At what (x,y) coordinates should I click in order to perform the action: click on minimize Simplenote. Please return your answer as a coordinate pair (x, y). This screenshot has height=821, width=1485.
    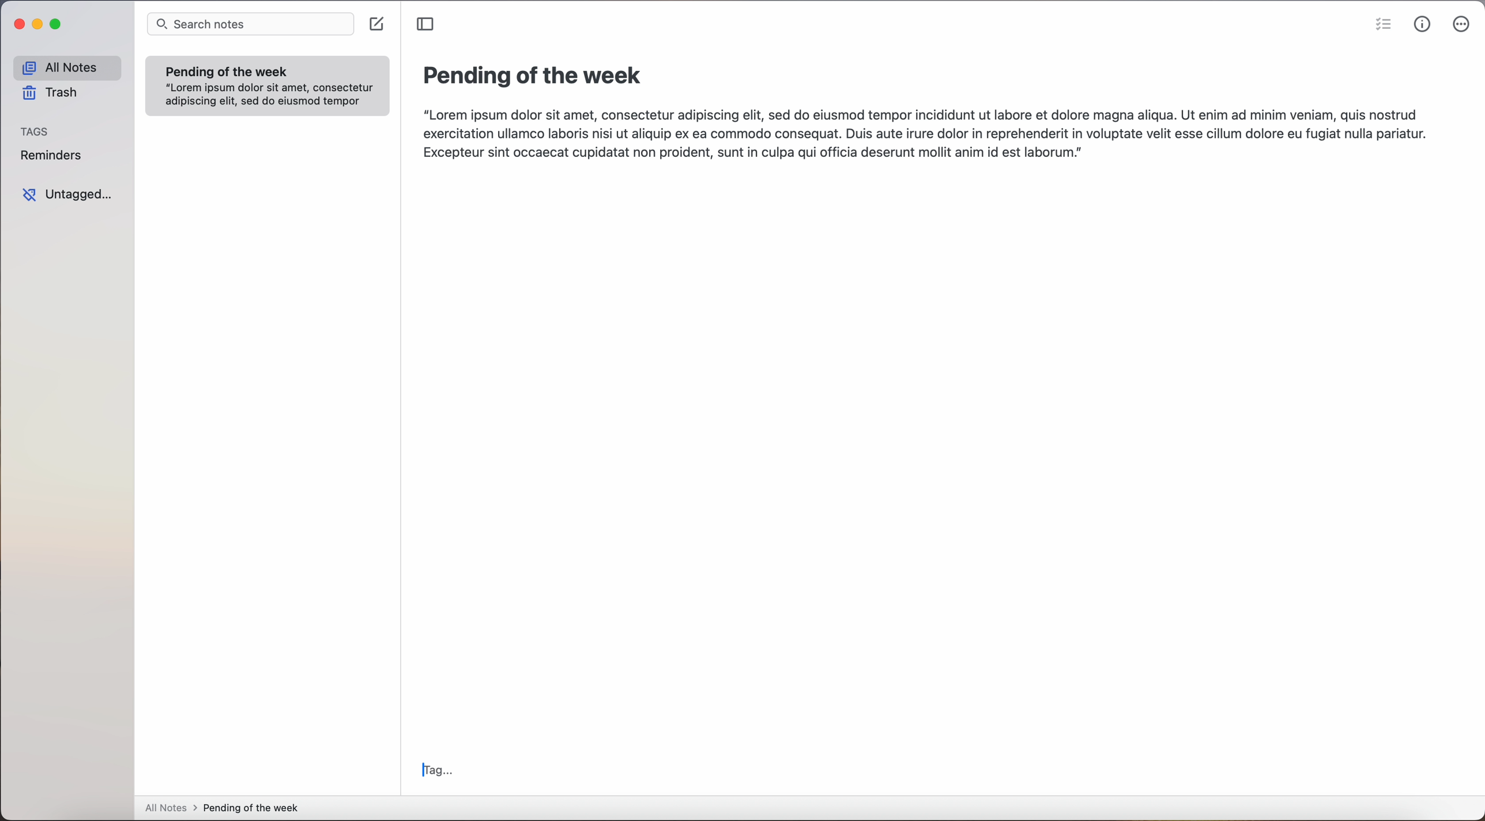
    Looking at the image, I should click on (38, 24).